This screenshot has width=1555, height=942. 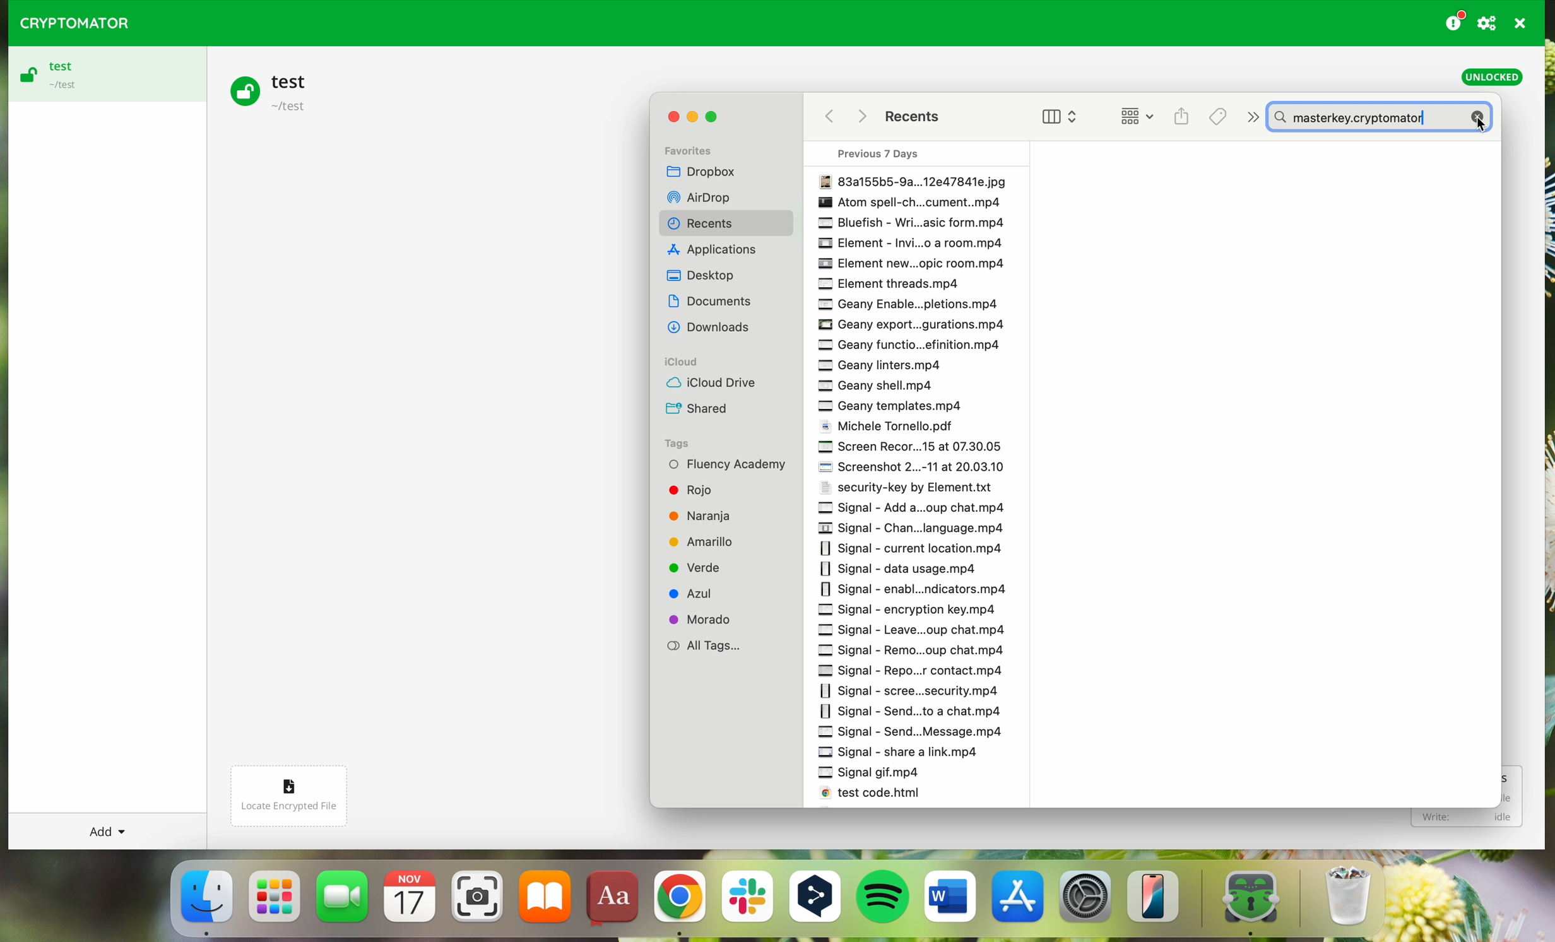 I want to click on preferences, so click(x=1489, y=23).